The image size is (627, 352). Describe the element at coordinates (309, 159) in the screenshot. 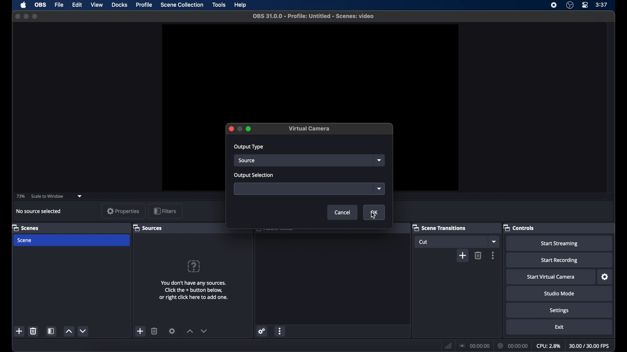

I see `source Dropdown` at that location.